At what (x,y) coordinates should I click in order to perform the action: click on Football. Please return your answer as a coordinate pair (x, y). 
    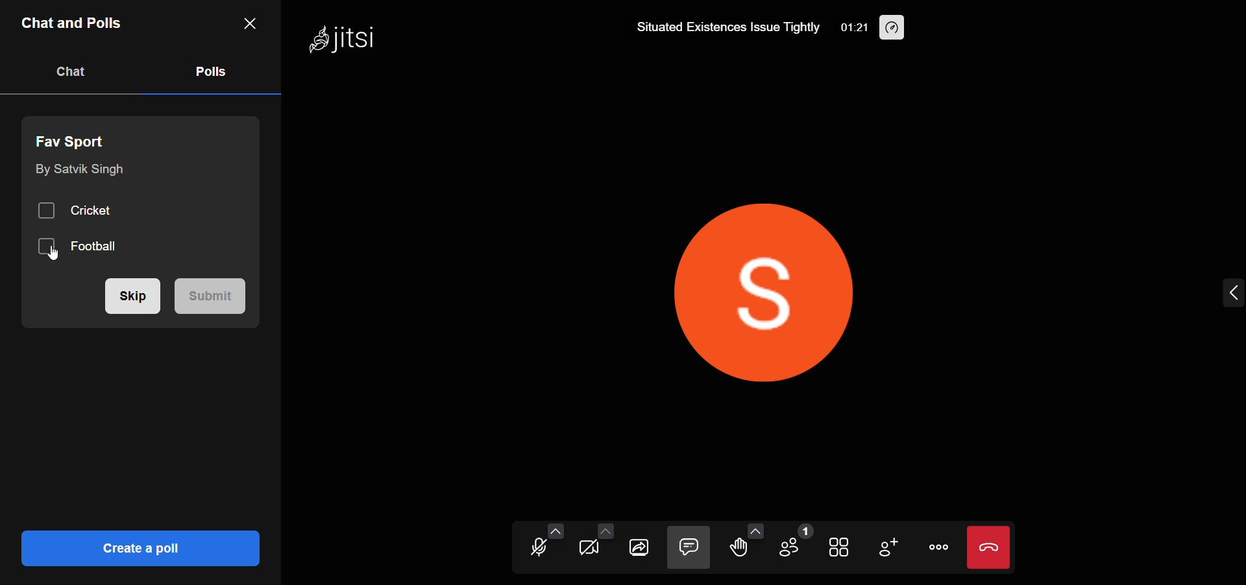
    Looking at the image, I should click on (85, 247).